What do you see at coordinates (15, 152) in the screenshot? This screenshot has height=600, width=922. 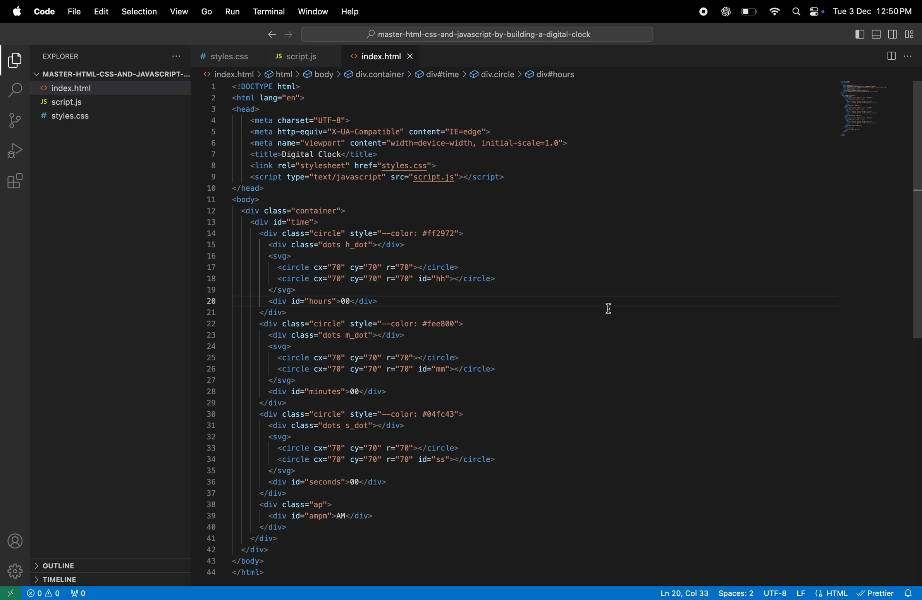 I see `debug` at bounding box center [15, 152].